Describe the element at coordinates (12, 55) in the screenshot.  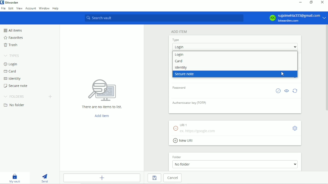
I see `Types` at that location.